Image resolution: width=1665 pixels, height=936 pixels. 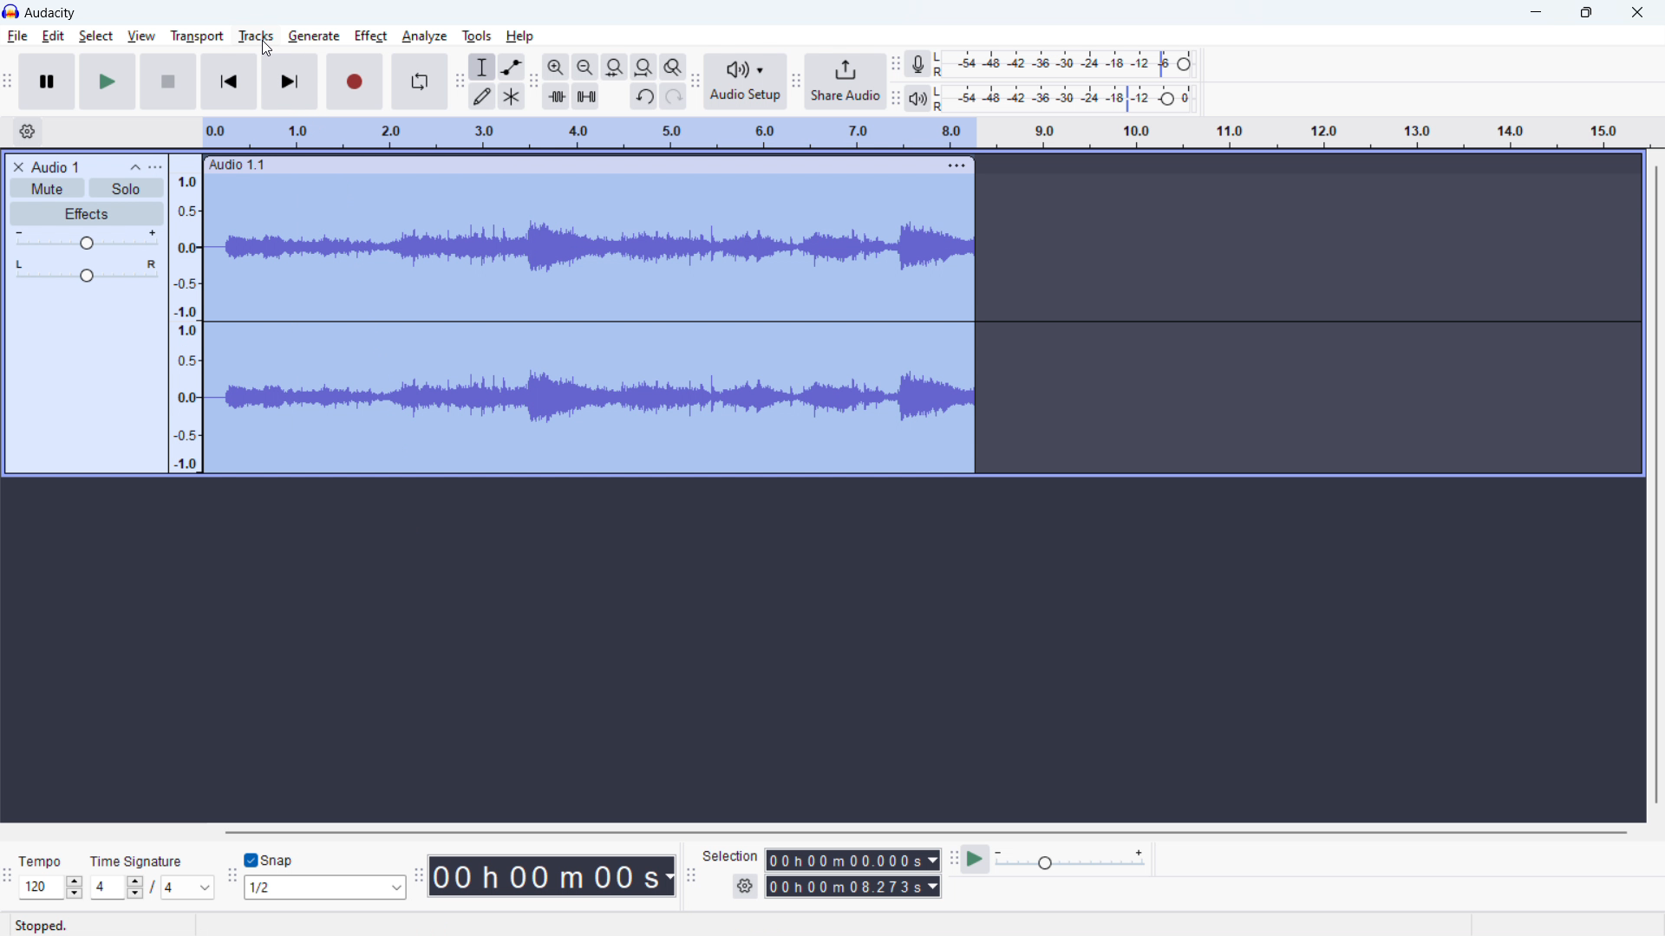 What do you see at coordinates (691, 874) in the screenshot?
I see `selection toolbar` at bounding box center [691, 874].